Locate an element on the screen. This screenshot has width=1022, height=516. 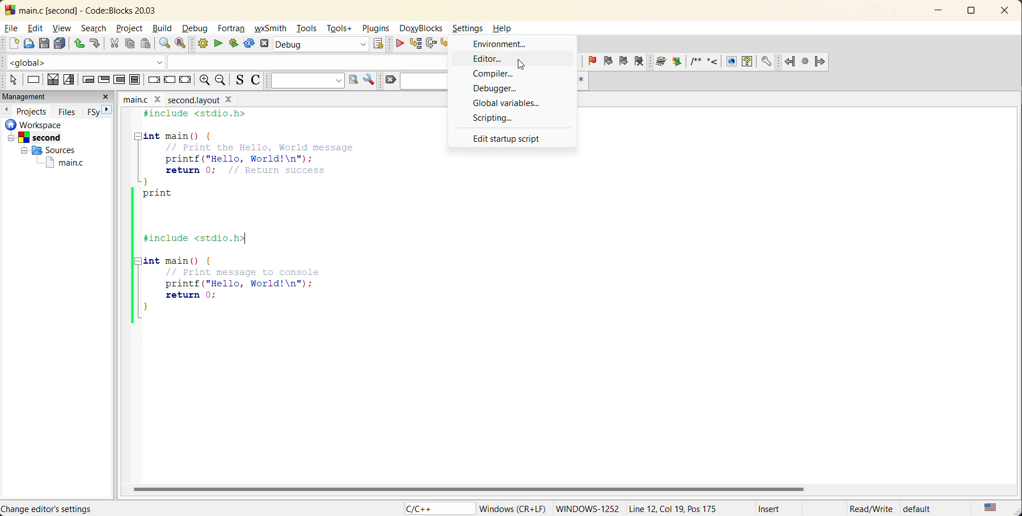
app name and file name is located at coordinates (111, 10).